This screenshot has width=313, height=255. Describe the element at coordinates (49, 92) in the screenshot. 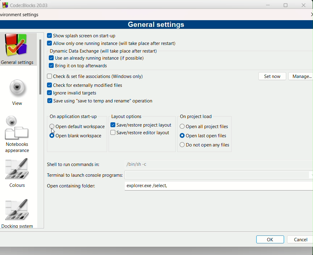

I see `checkbox` at that location.